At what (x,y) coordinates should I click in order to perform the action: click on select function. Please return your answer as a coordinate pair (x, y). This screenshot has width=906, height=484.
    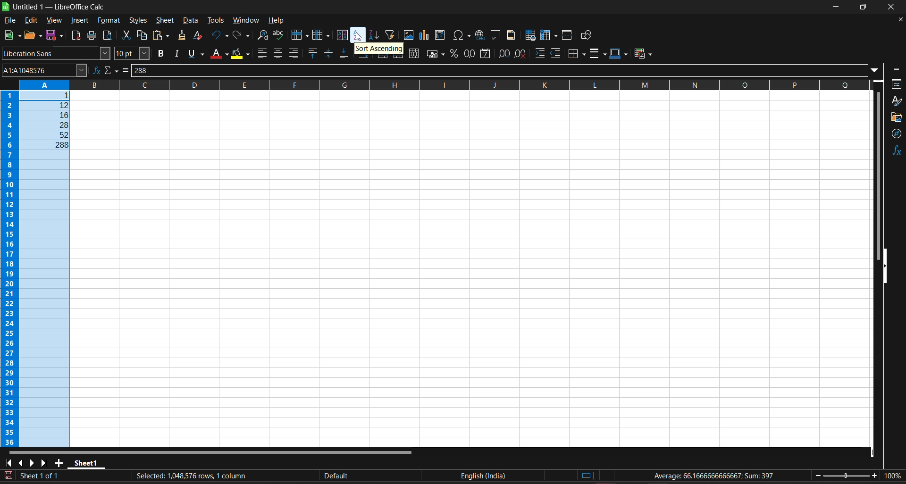
    Looking at the image, I should click on (111, 71).